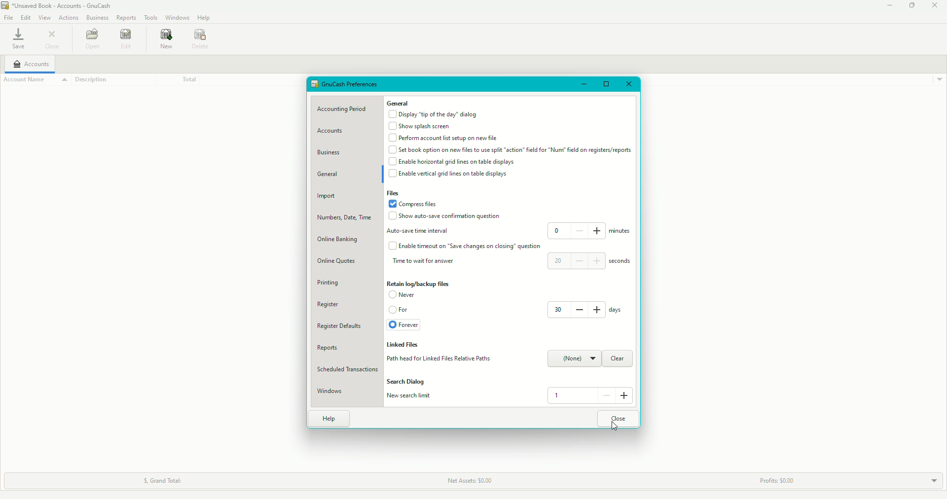 This screenshot has height=499, width=947. What do you see at coordinates (339, 326) in the screenshot?
I see `Register Defaults` at bounding box center [339, 326].